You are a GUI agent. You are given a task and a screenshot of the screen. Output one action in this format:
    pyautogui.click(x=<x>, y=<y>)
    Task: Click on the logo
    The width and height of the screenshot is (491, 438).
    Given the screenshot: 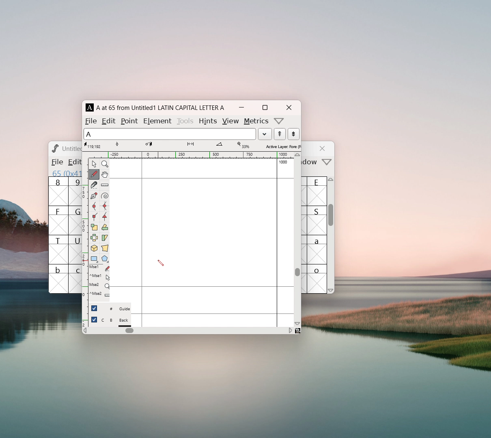 What is the action you would take?
    pyautogui.click(x=54, y=148)
    